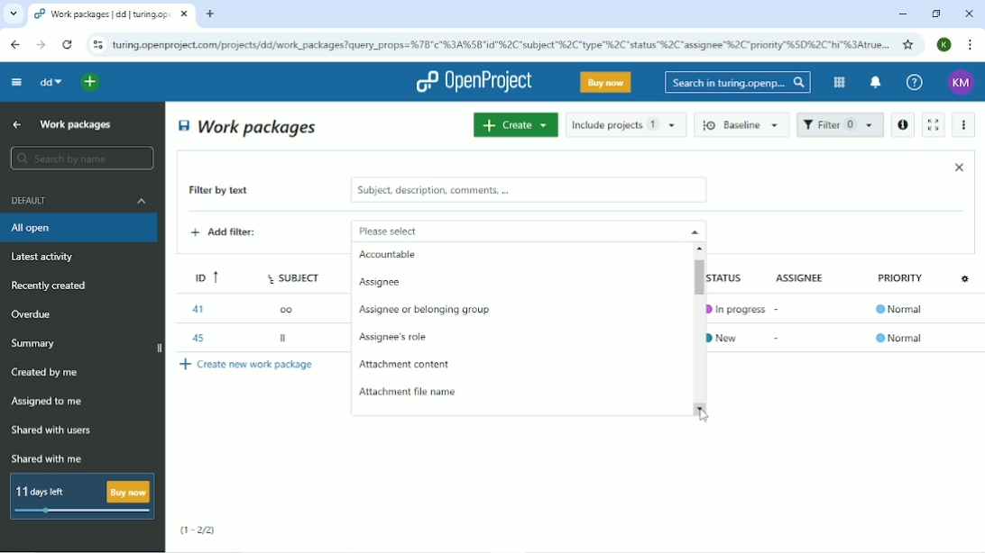 The height and width of the screenshot is (553, 985). Describe the element at coordinates (196, 336) in the screenshot. I see `45` at that location.